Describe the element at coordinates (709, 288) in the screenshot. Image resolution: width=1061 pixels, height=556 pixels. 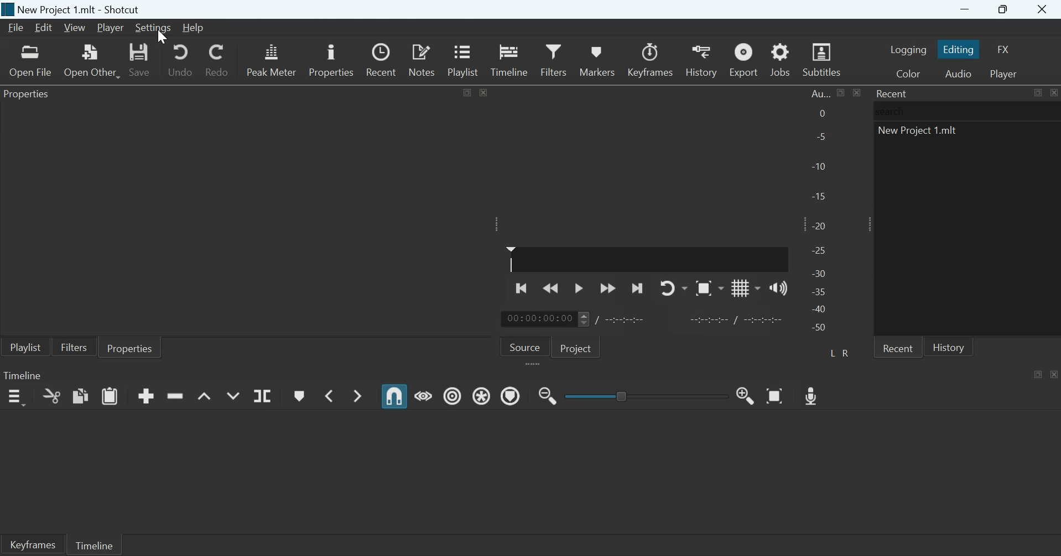
I see `toggle zoom` at that location.